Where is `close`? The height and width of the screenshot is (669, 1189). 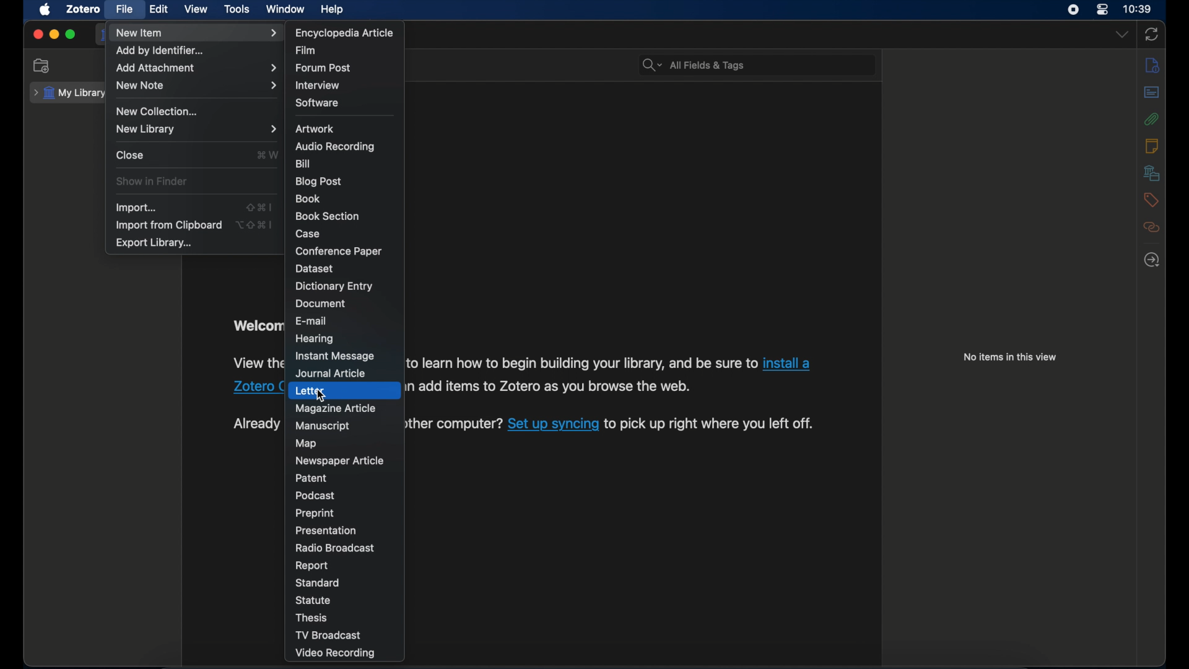 close is located at coordinates (131, 155).